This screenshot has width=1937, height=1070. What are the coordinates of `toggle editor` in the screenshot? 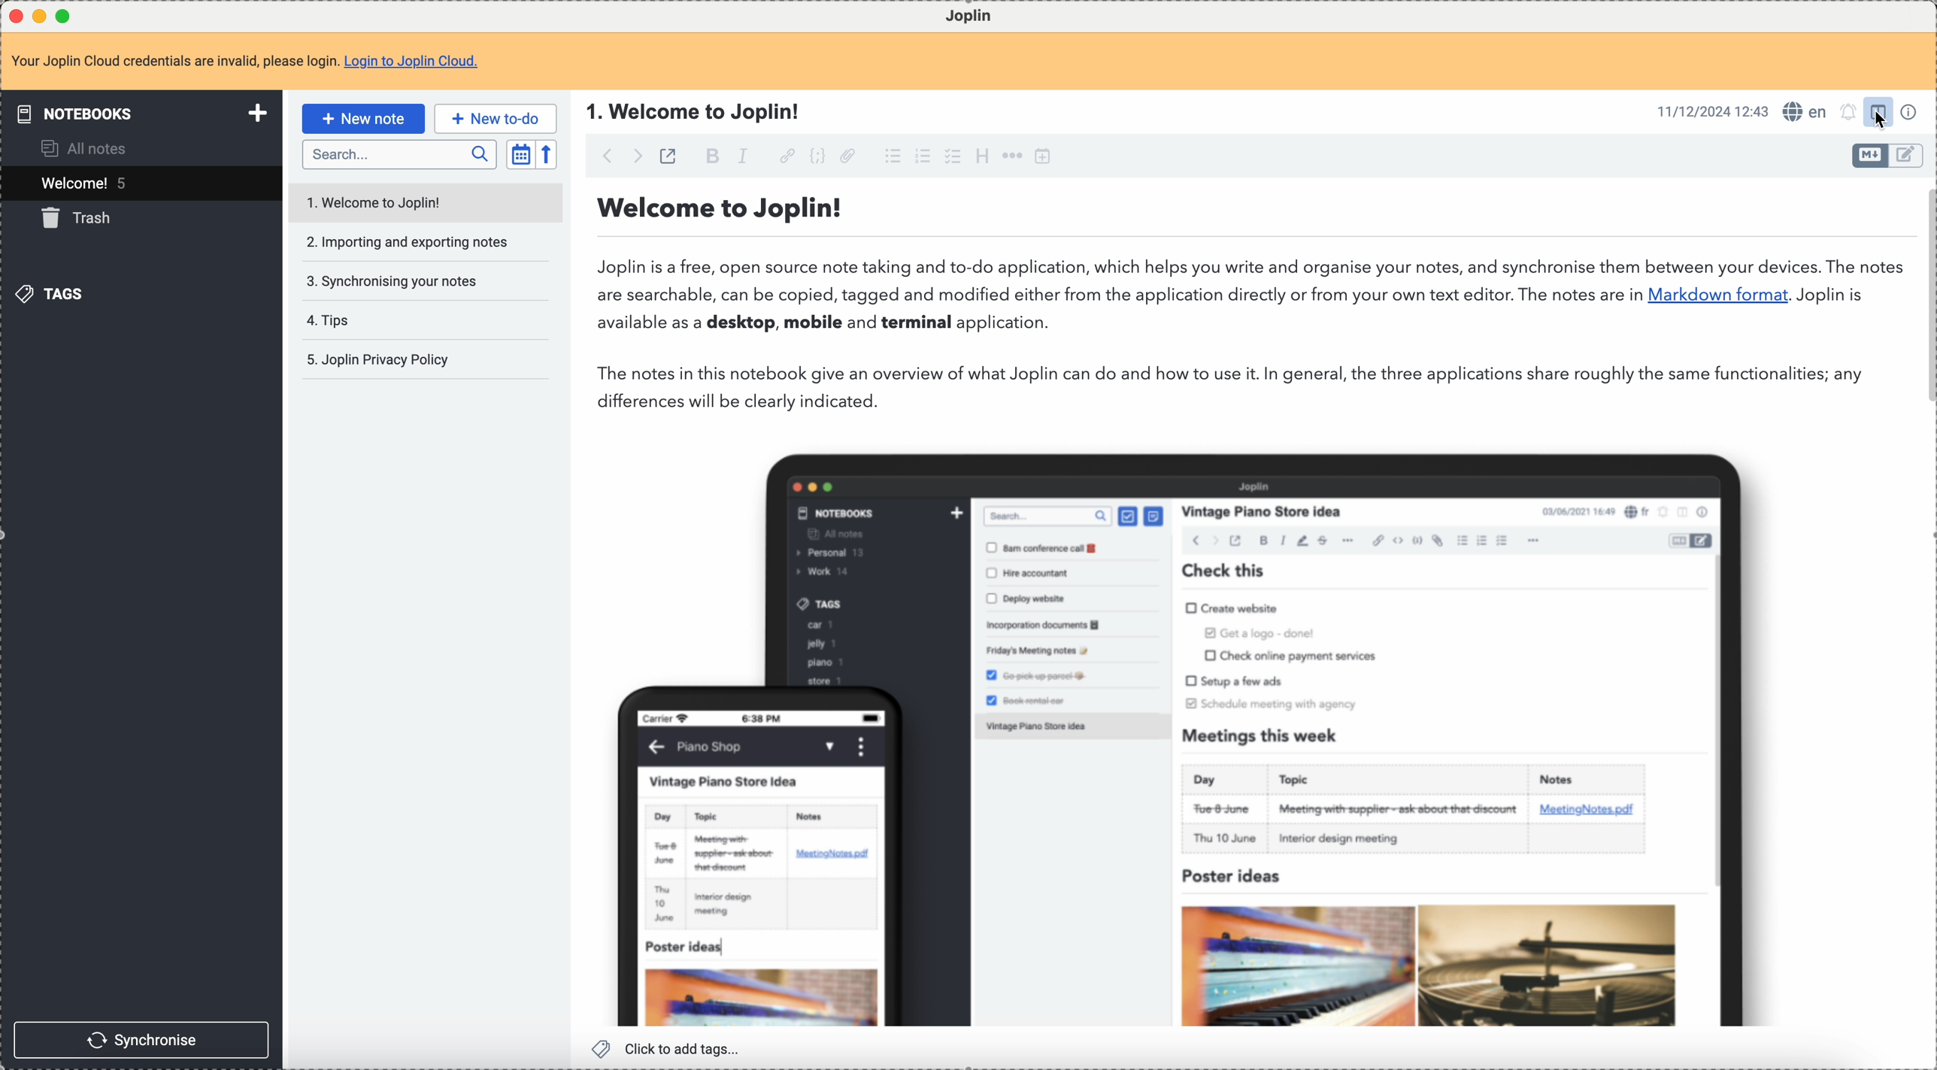 It's located at (1909, 157).